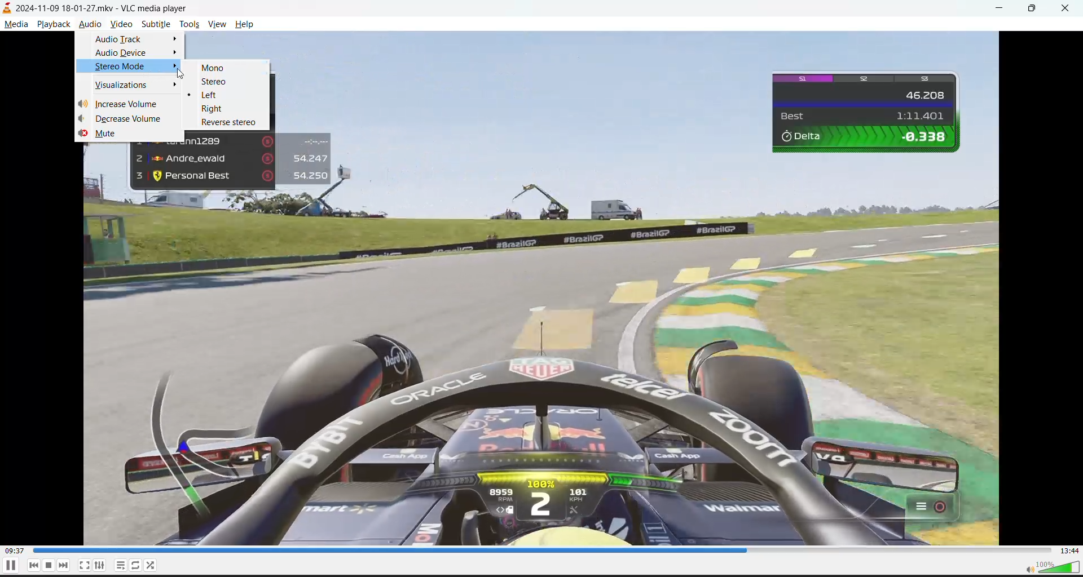  I want to click on current track time, so click(15, 549).